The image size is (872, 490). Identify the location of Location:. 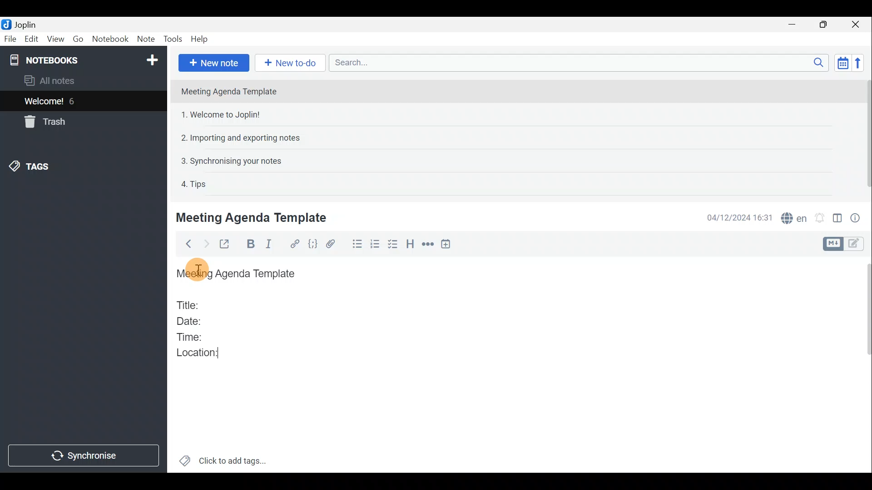
(201, 356).